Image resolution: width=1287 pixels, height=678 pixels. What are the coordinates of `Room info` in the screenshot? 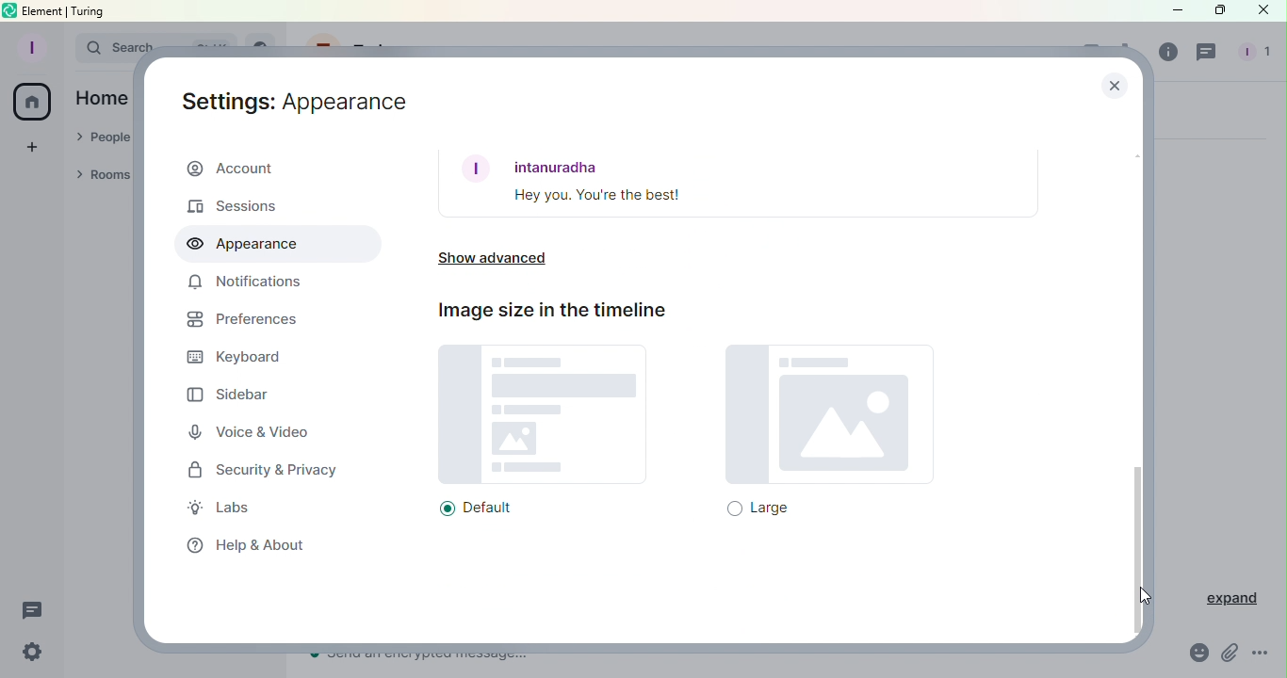 It's located at (1164, 52).